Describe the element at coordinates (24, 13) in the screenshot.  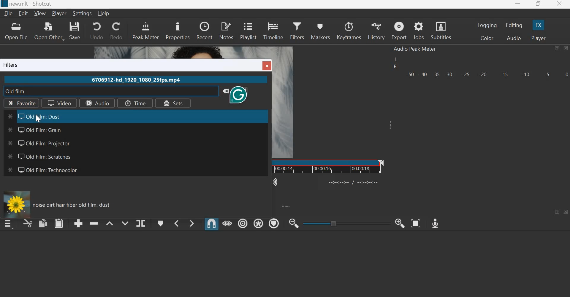
I see `Edit` at that location.